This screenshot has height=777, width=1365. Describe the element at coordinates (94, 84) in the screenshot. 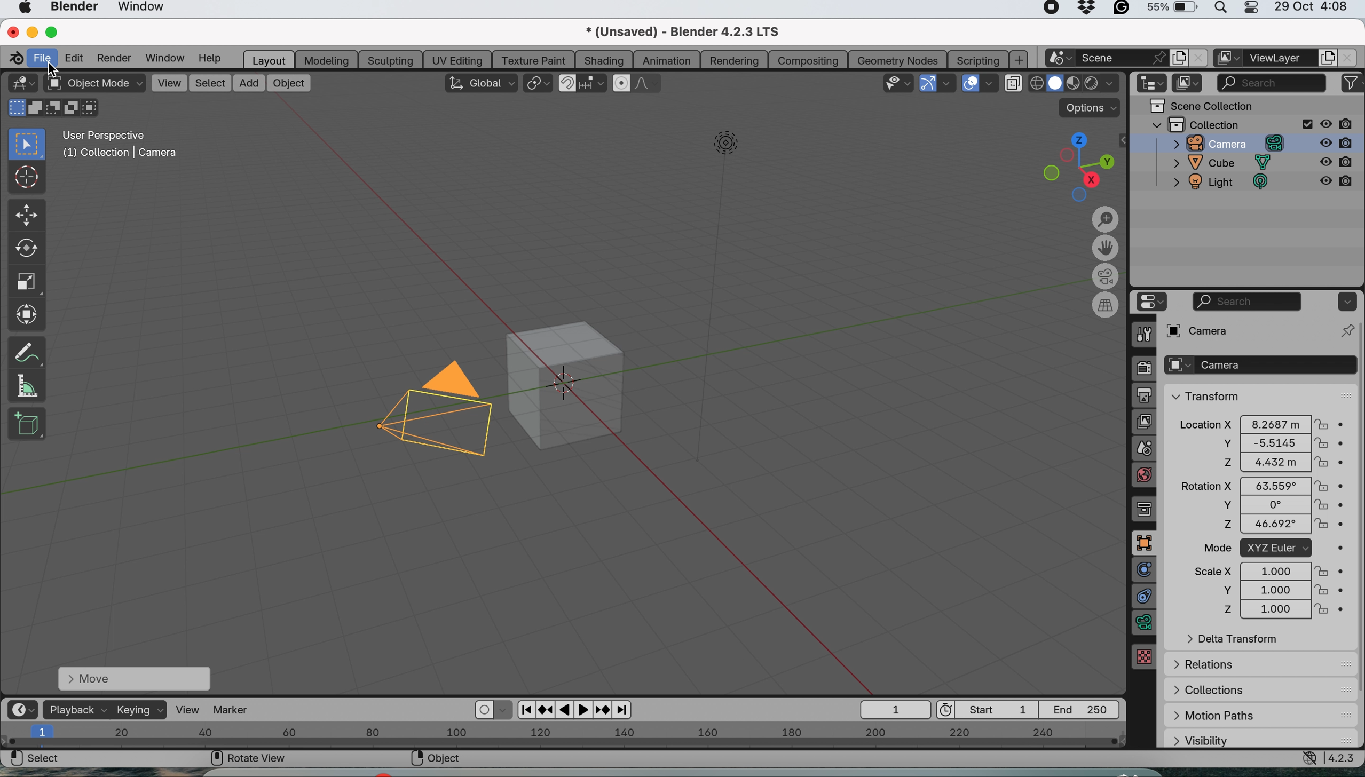

I see `object mode` at that location.